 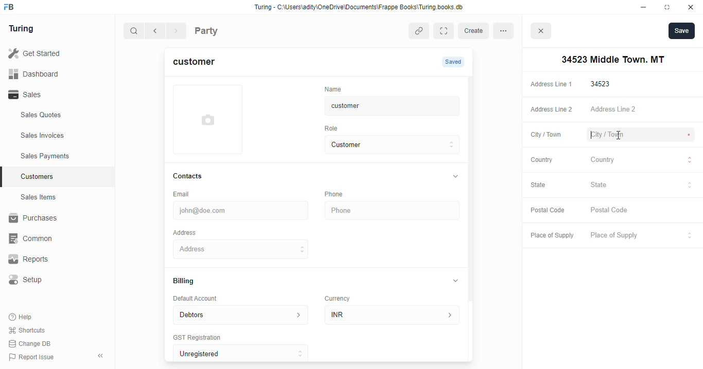 What do you see at coordinates (30, 330) in the screenshot?
I see `Shortcuts` at bounding box center [30, 330].